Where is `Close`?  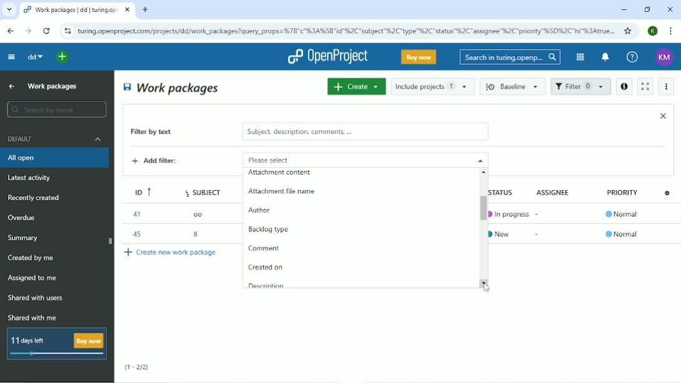 Close is located at coordinates (670, 9).